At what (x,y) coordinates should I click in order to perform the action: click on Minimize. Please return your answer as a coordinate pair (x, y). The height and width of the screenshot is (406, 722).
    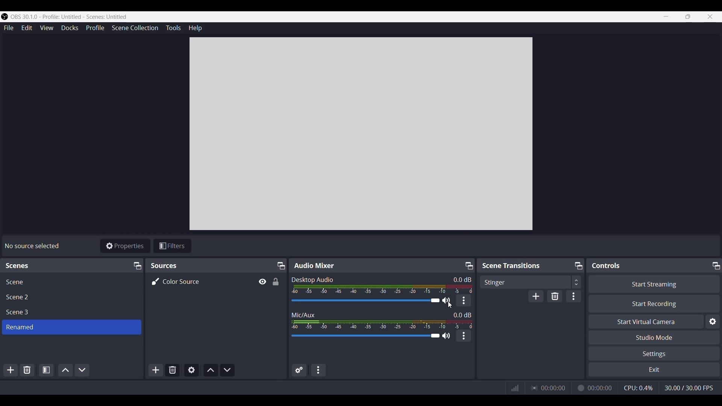
    Looking at the image, I should click on (666, 17).